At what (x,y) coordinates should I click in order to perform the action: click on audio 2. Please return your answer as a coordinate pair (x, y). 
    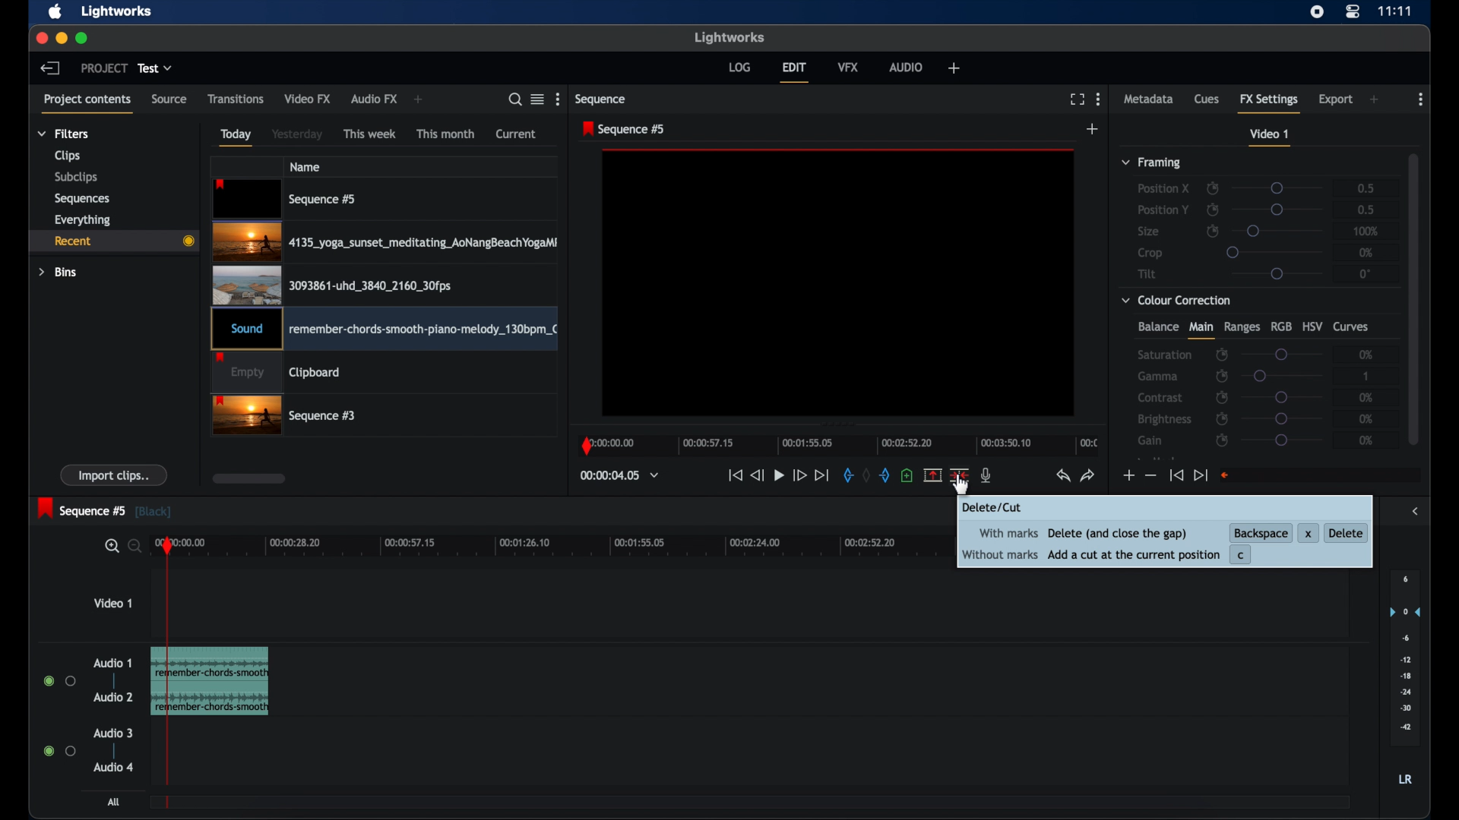
    Looking at the image, I should click on (113, 696).